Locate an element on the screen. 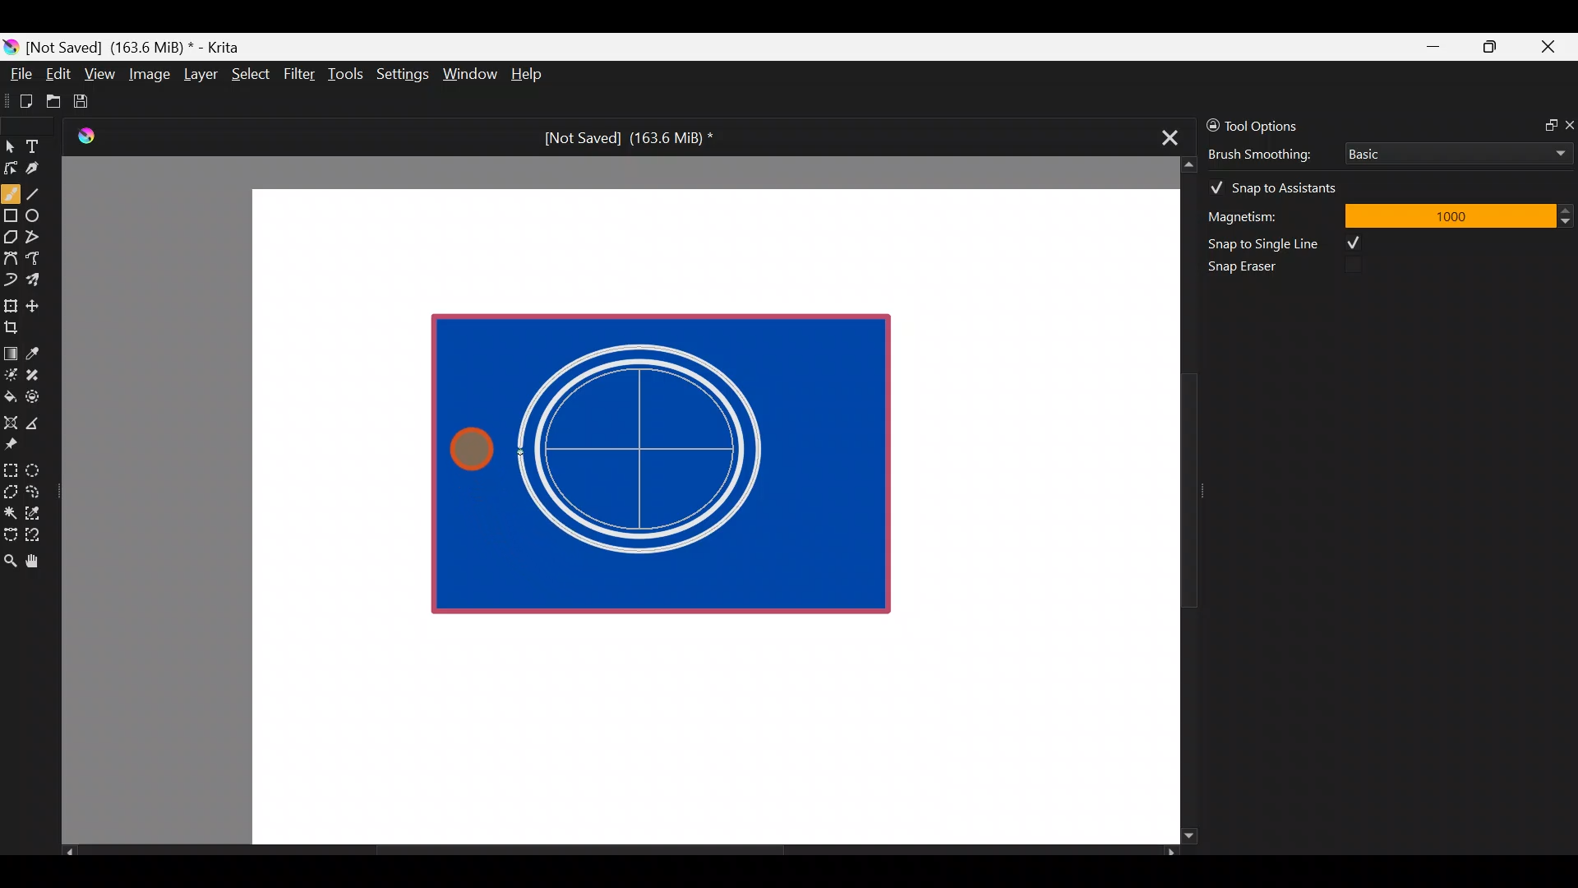 The image size is (1578, 888). Enclose & fill tool is located at coordinates (36, 394).